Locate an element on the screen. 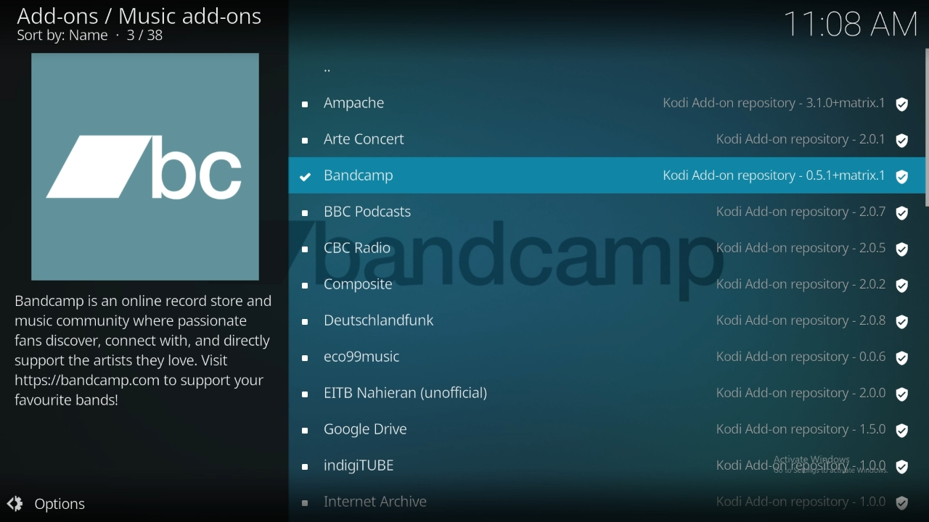  installed add on is located at coordinates (605, 176).